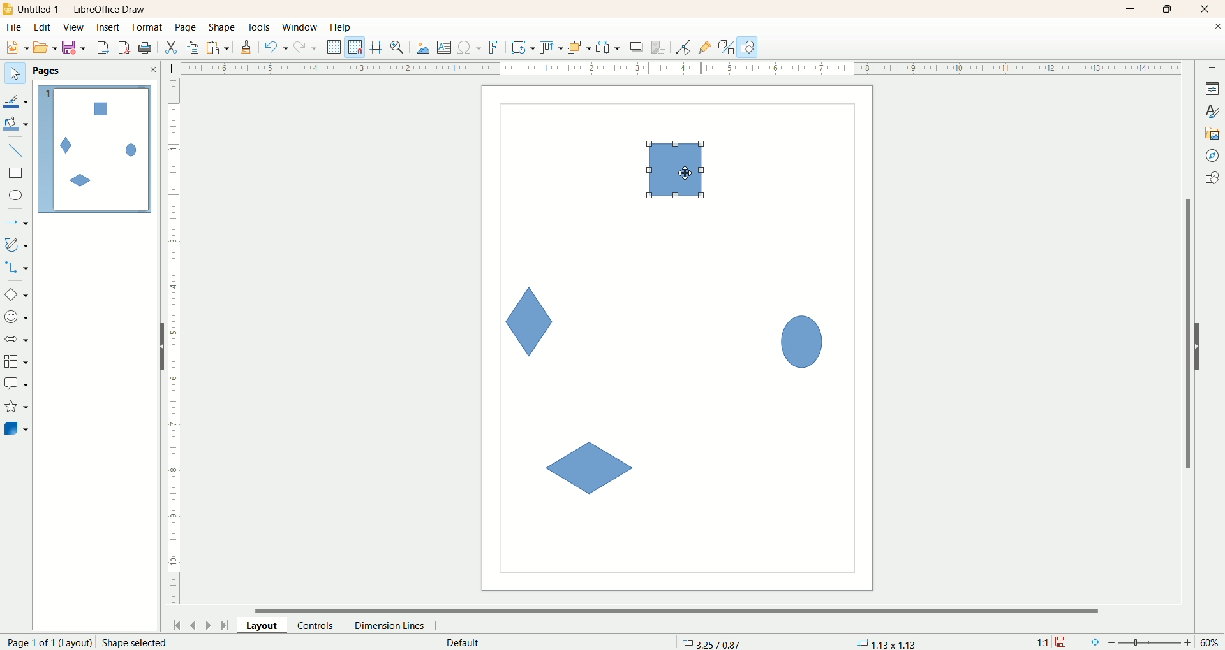  I want to click on stars and banners, so click(15, 406).